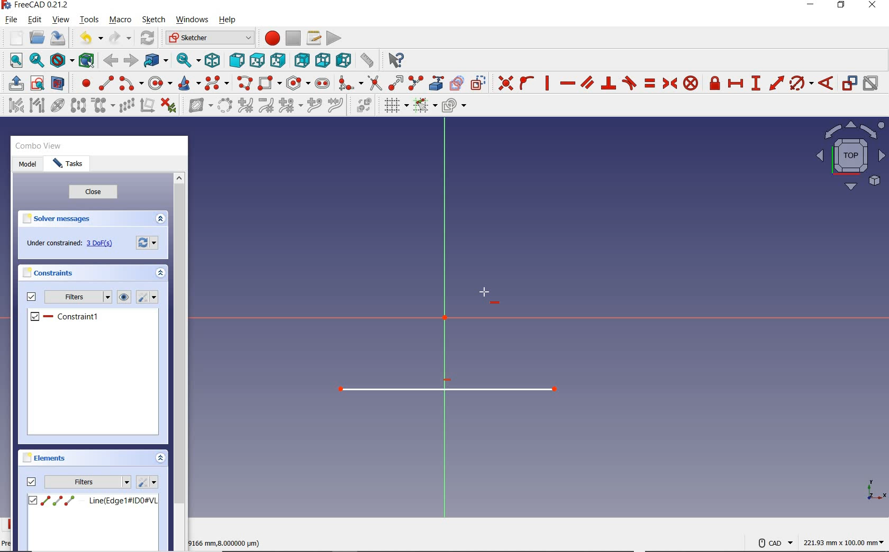 The height and width of the screenshot is (552, 889). What do you see at coordinates (278, 60) in the screenshot?
I see `RIGHT` at bounding box center [278, 60].